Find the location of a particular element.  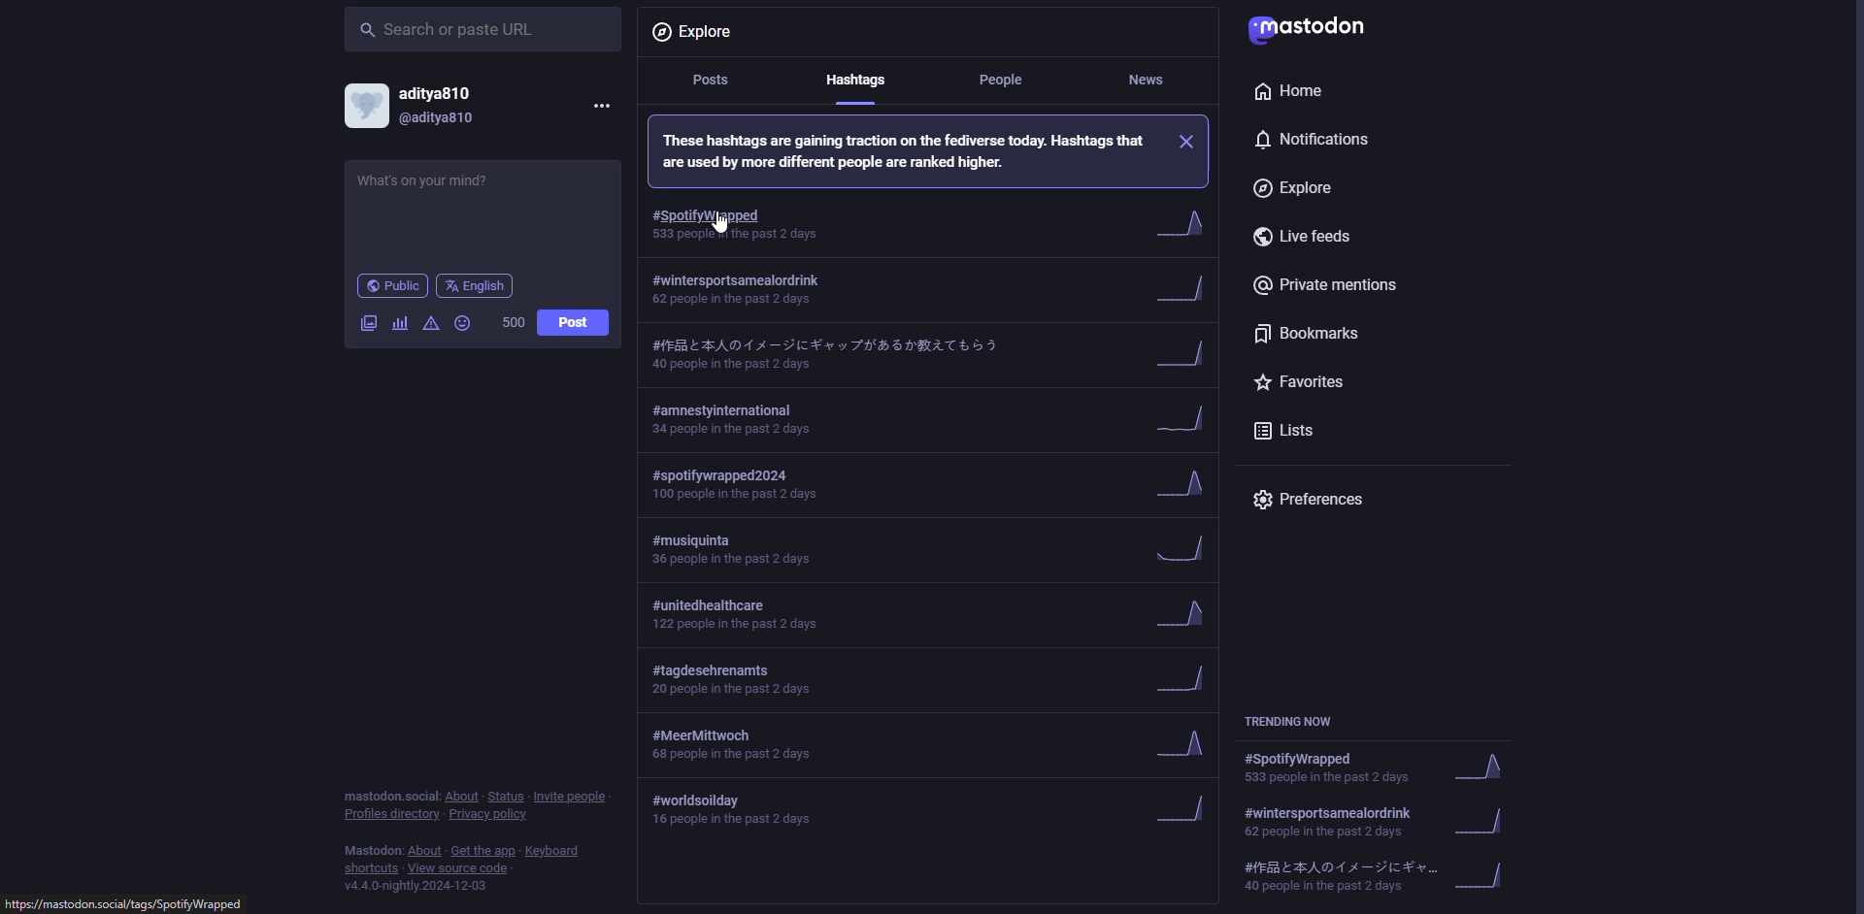

advanced is located at coordinates (432, 323).